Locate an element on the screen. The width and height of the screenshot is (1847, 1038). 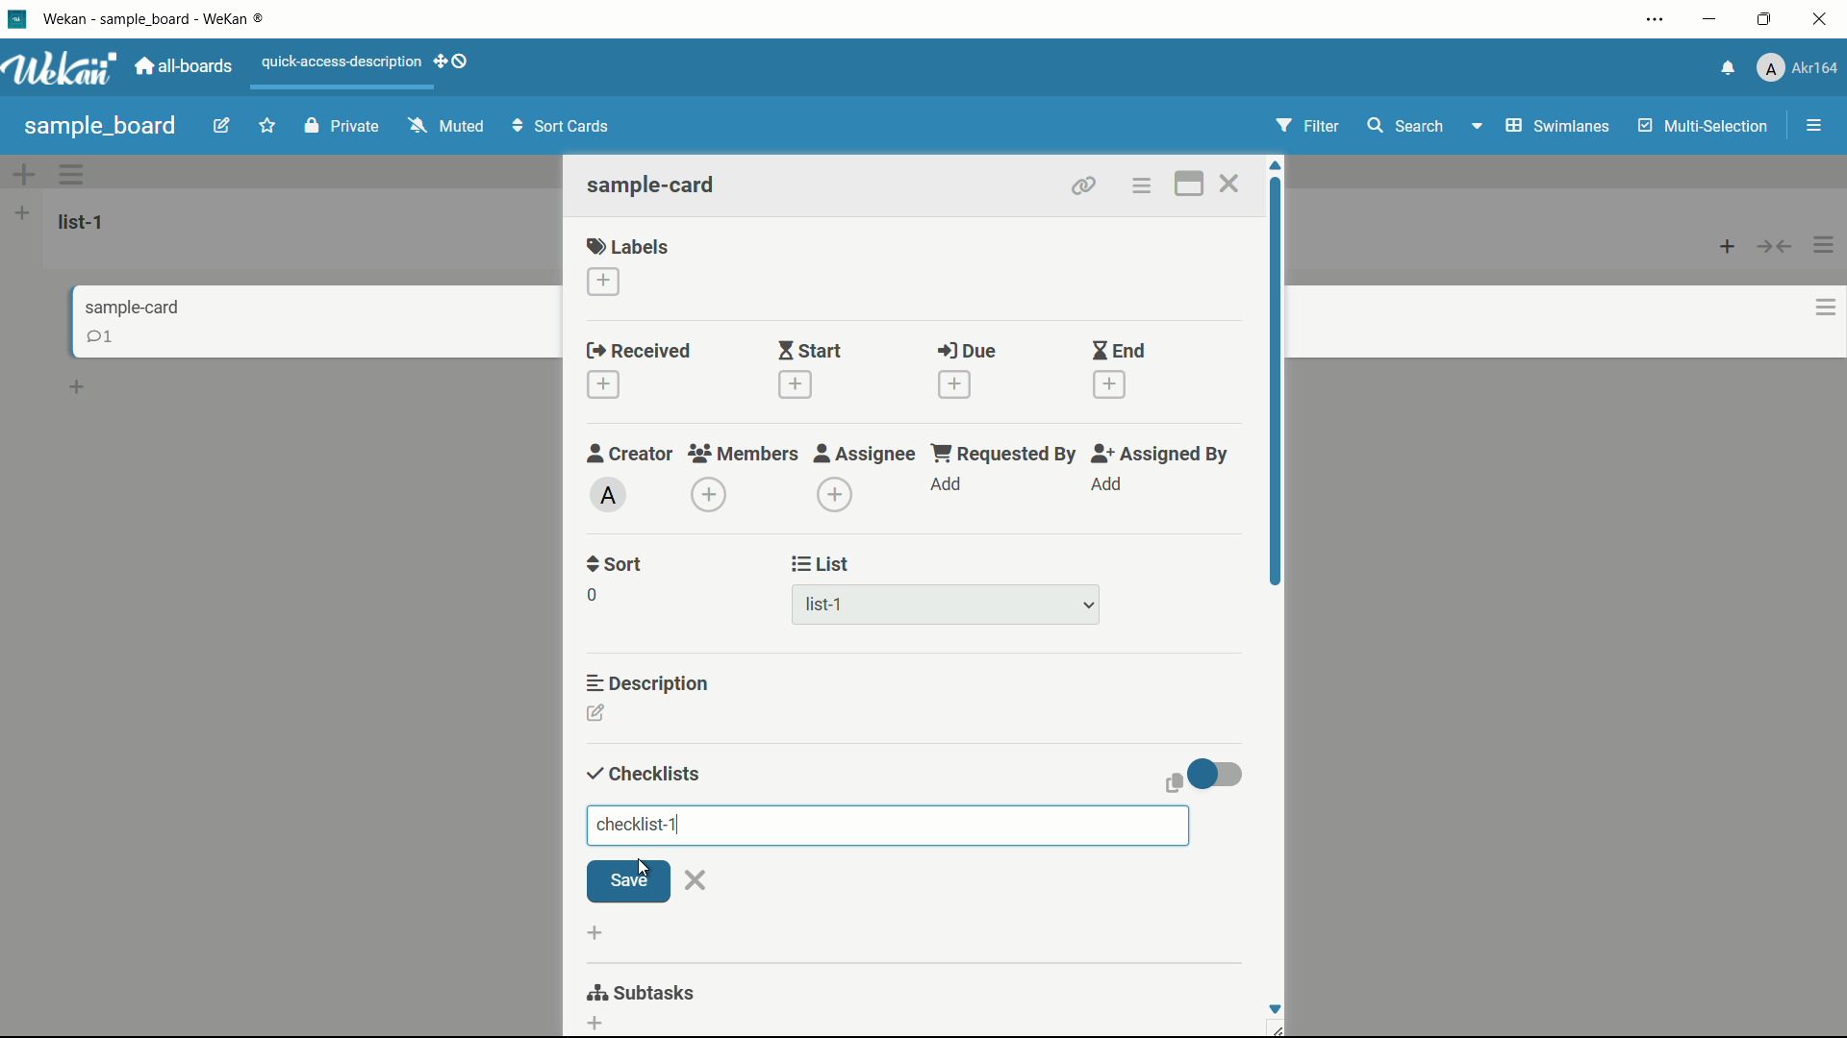
copy card link to clipboard is located at coordinates (1084, 187).